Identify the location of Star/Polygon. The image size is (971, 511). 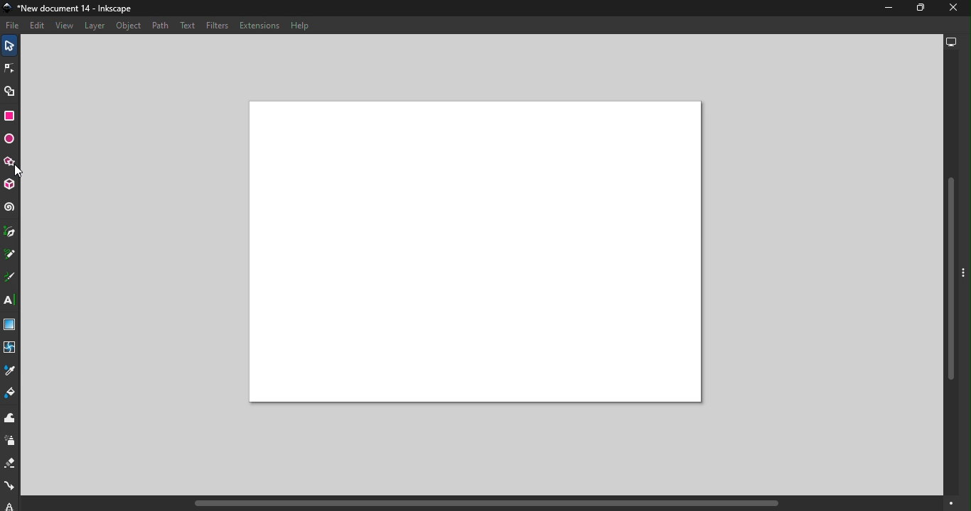
(10, 163).